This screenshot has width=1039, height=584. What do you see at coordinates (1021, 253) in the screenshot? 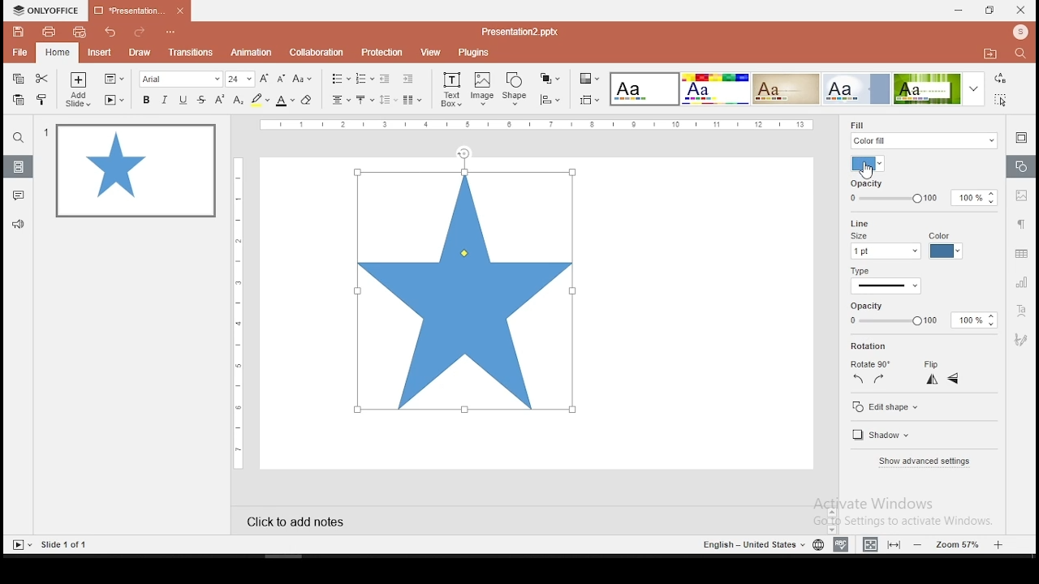
I see `table settings` at bounding box center [1021, 253].